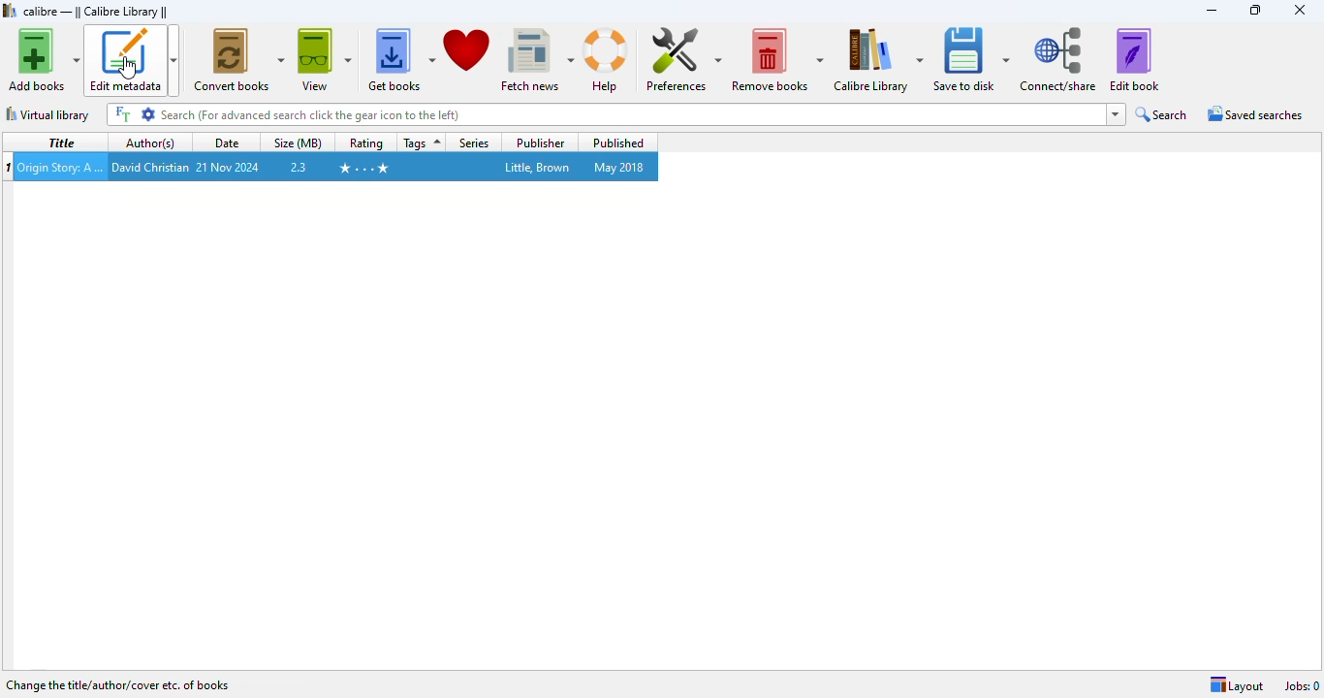  What do you see at coordinates (325, 60) in the screenshot?
I see `view` at bounding box center [325, 60].